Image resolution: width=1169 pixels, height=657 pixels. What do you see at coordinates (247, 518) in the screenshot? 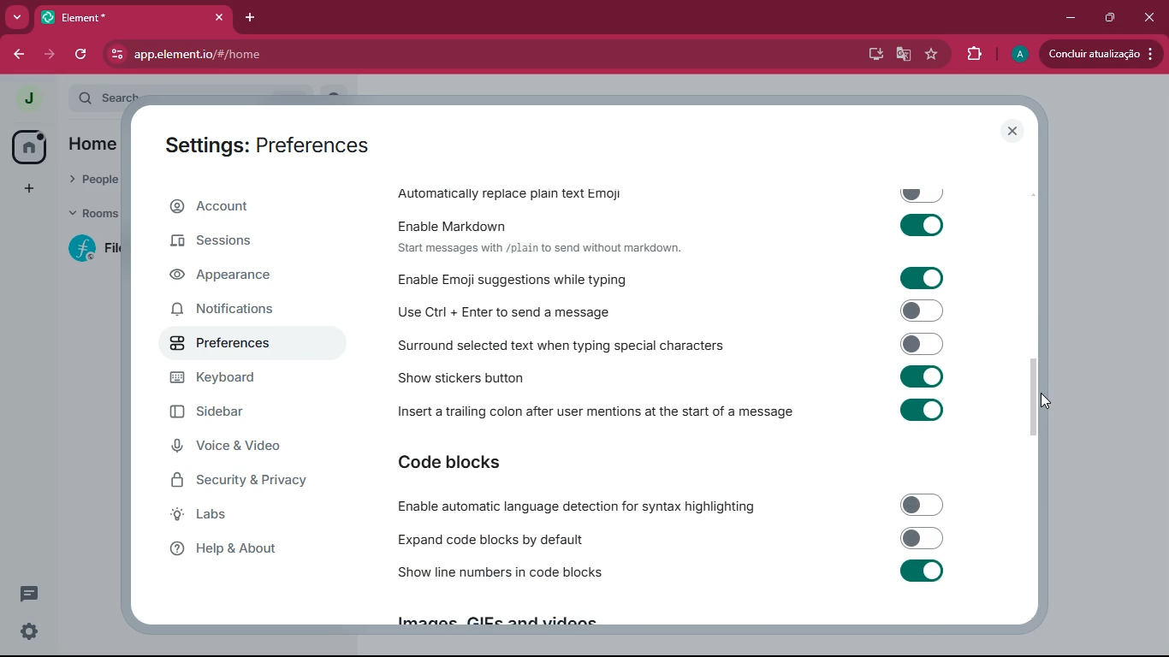
I see `labs` at bounding box center [247, 518].